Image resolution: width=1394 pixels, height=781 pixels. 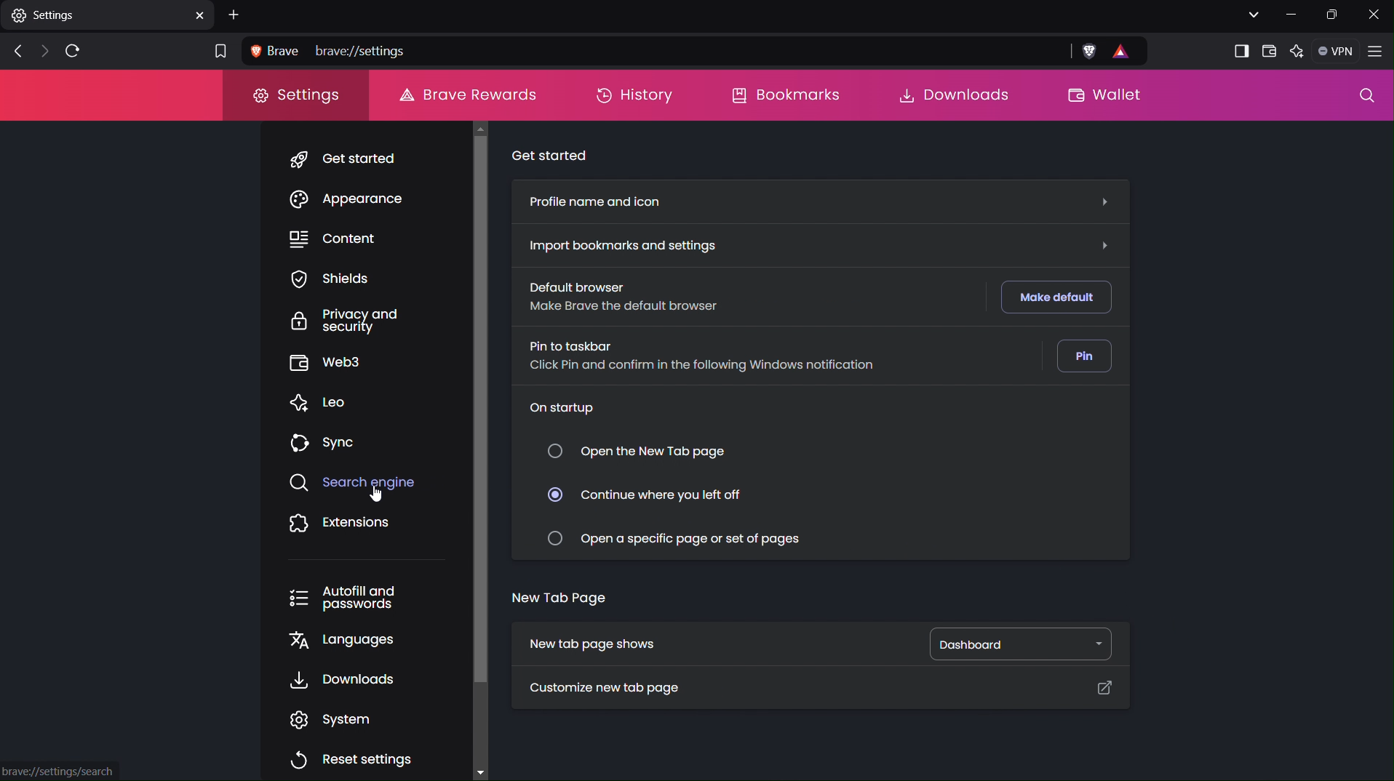 I want to click on Import bookmarks and settings, so click(x=630, y=245).